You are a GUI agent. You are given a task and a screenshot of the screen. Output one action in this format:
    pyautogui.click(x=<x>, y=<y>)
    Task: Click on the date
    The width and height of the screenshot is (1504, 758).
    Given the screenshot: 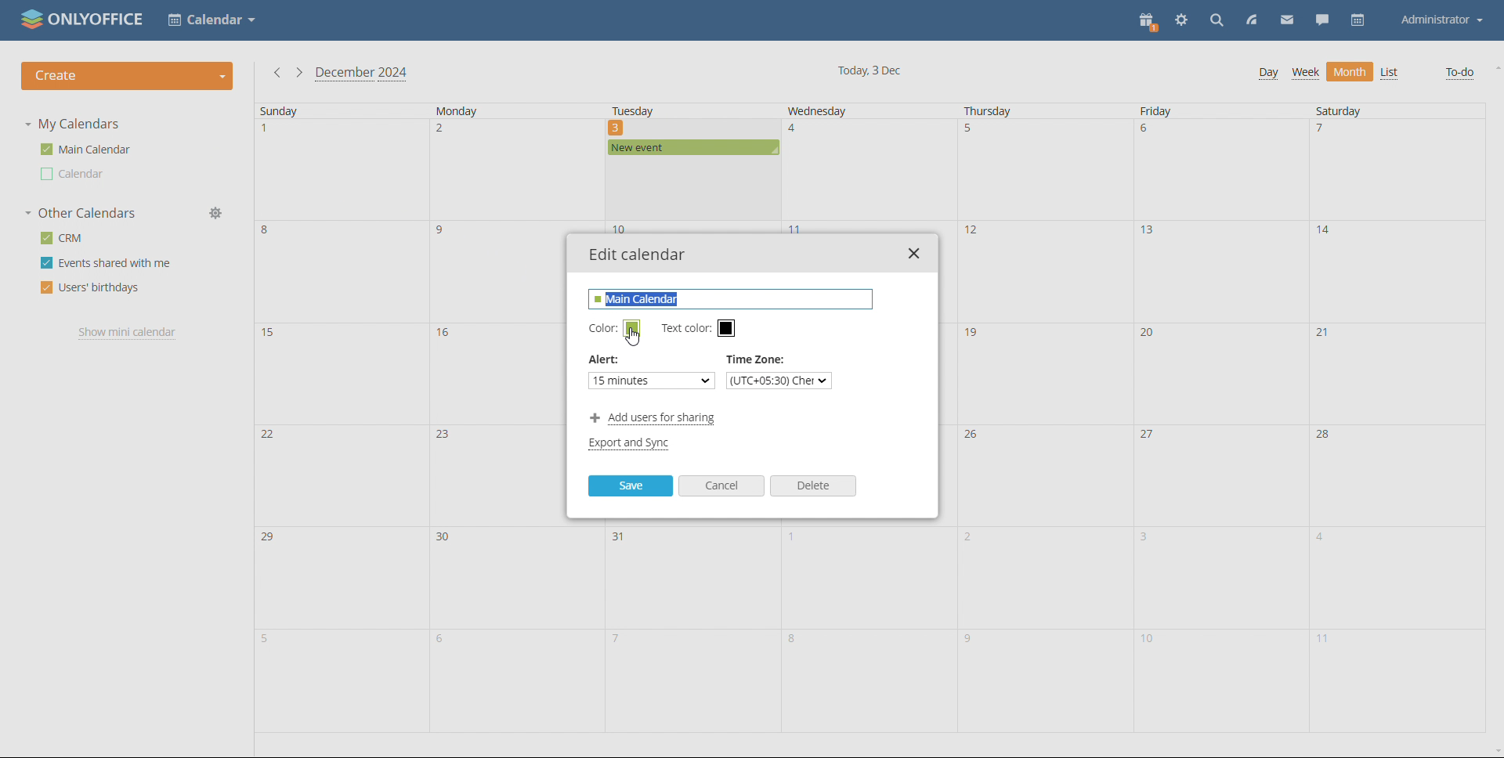 What is the action you would take?
    pyautogui.click(x=344, y=373)
    